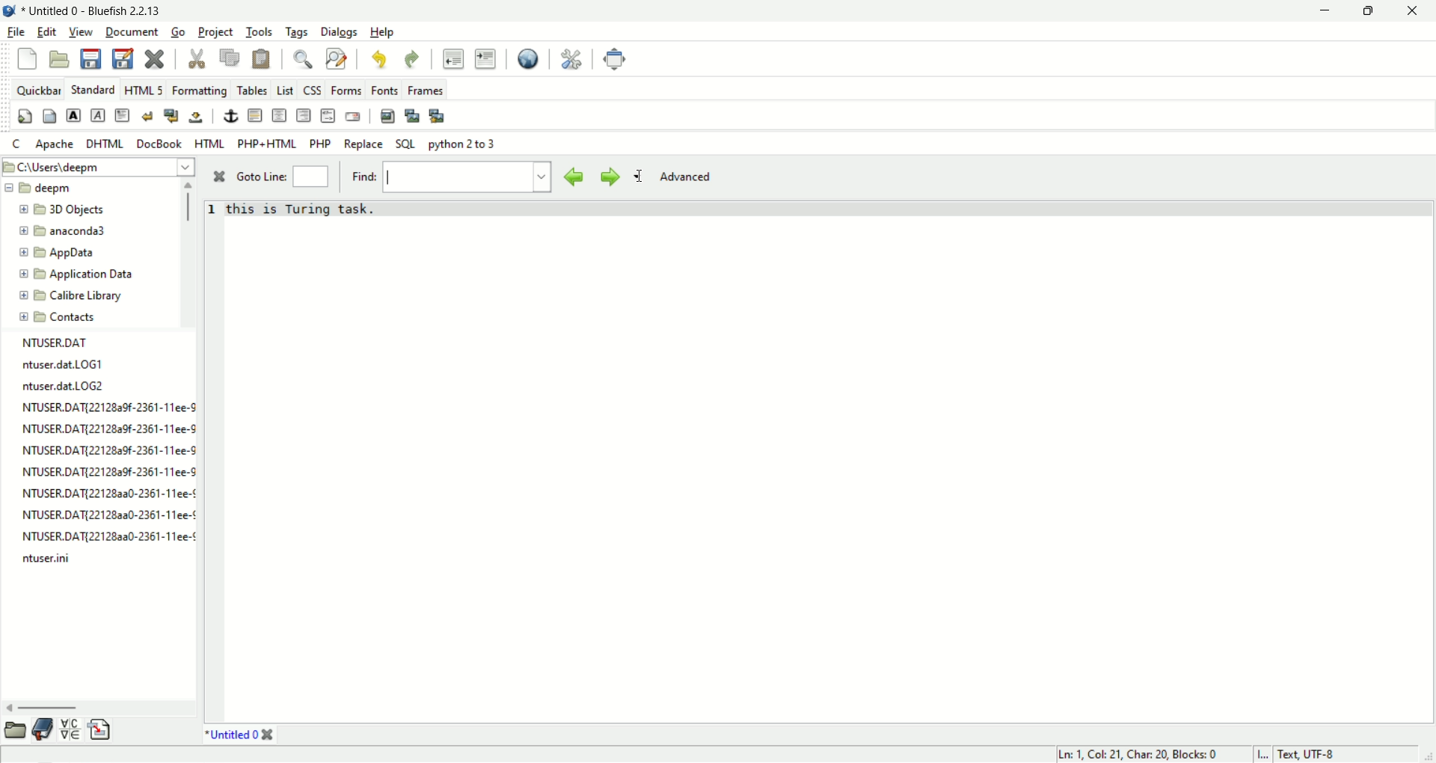  Describe the element at coordinates (80, 32) in the screenshot. I see `view` at that location.